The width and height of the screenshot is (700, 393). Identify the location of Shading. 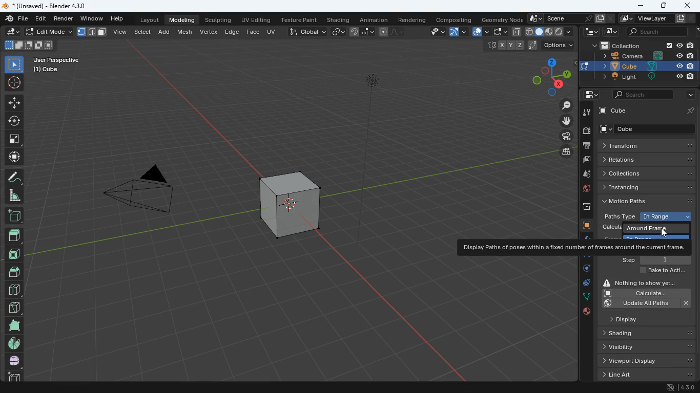
(627, 333).